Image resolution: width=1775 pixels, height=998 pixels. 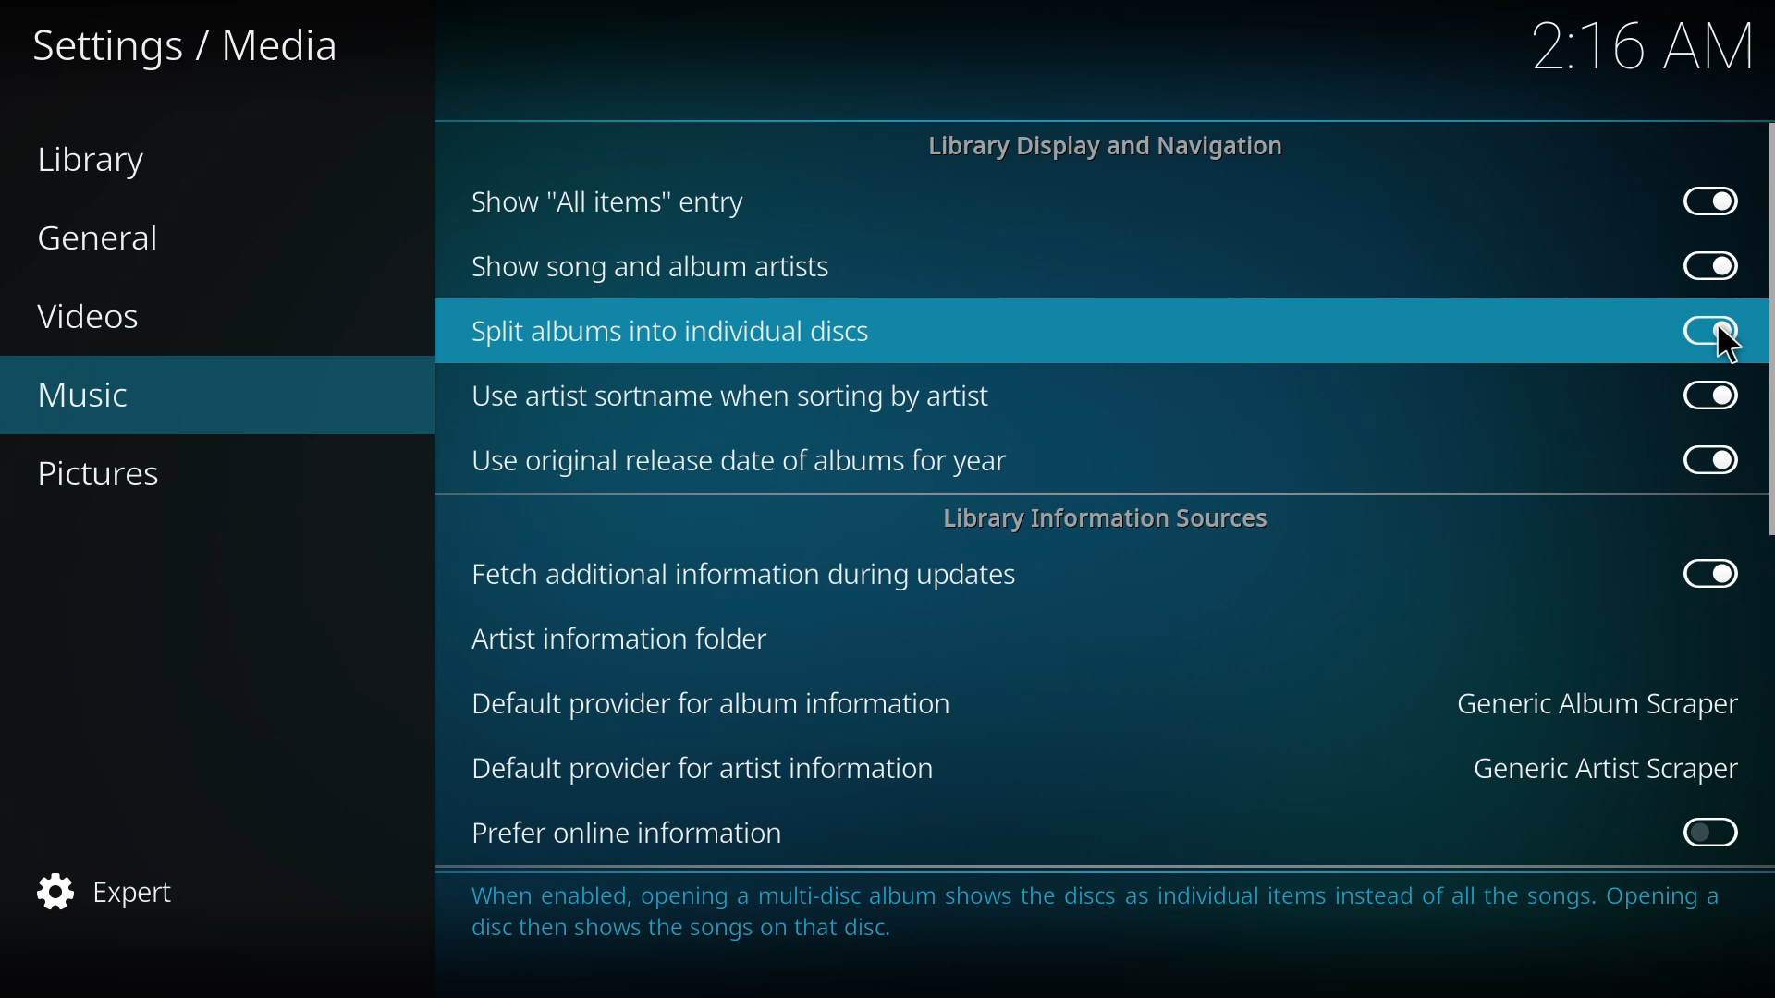 I want to click on library, so click(x=98, y=161).